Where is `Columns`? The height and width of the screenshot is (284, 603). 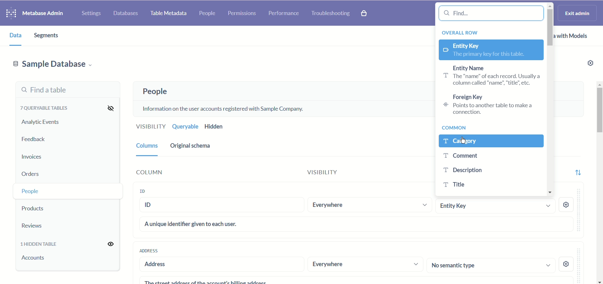
Columns is located at coordinates (146, 145).